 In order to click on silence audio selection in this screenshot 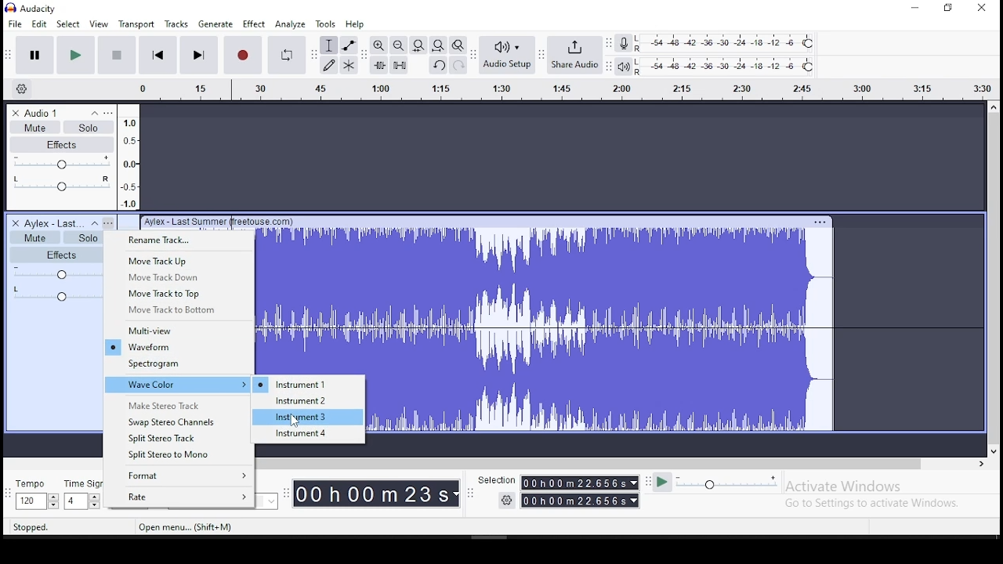, I will do `click(399, 64)`.